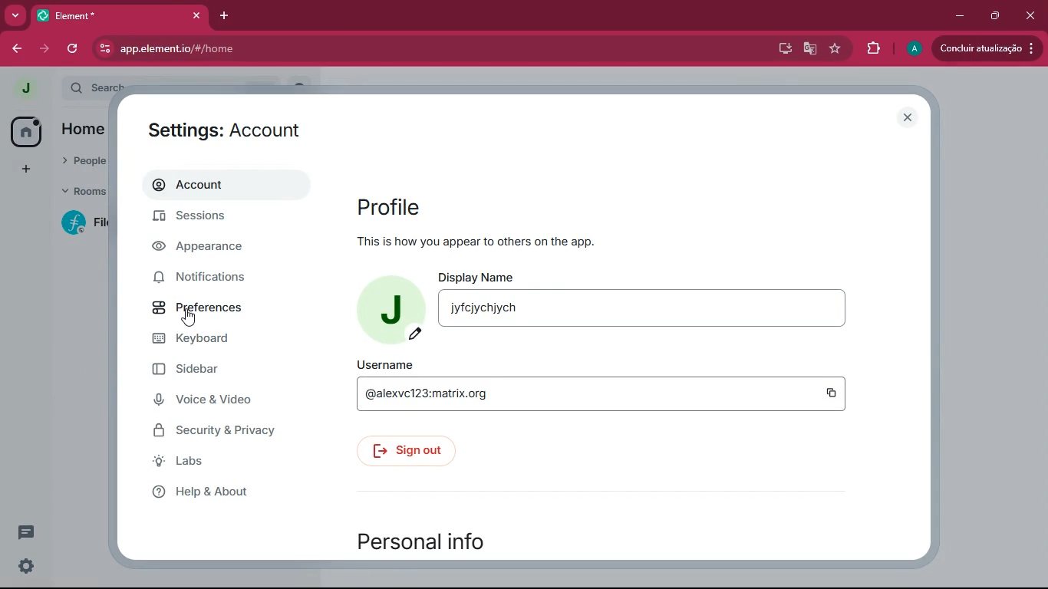 The height and width of the screenshot is (589, 1048). I want to click on profile picture, so click(26, 87).